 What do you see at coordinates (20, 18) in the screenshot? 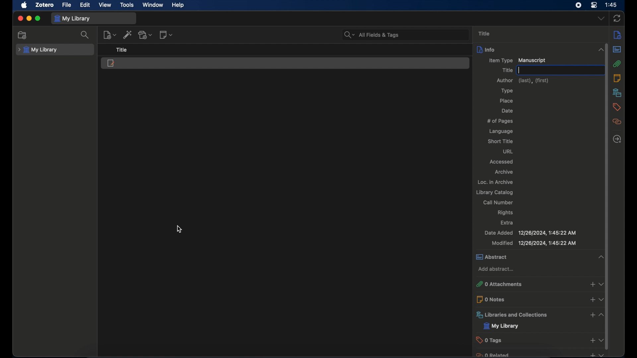
I see `close` at bounding box center [20, 18].